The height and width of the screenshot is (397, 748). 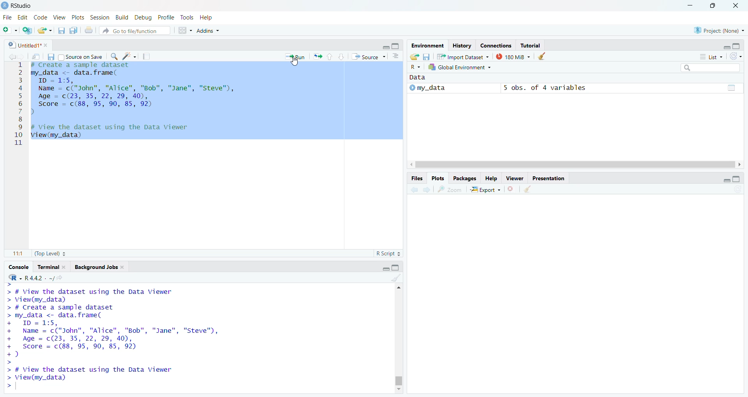 I want to click on Page down, so click(x=342, y=57).